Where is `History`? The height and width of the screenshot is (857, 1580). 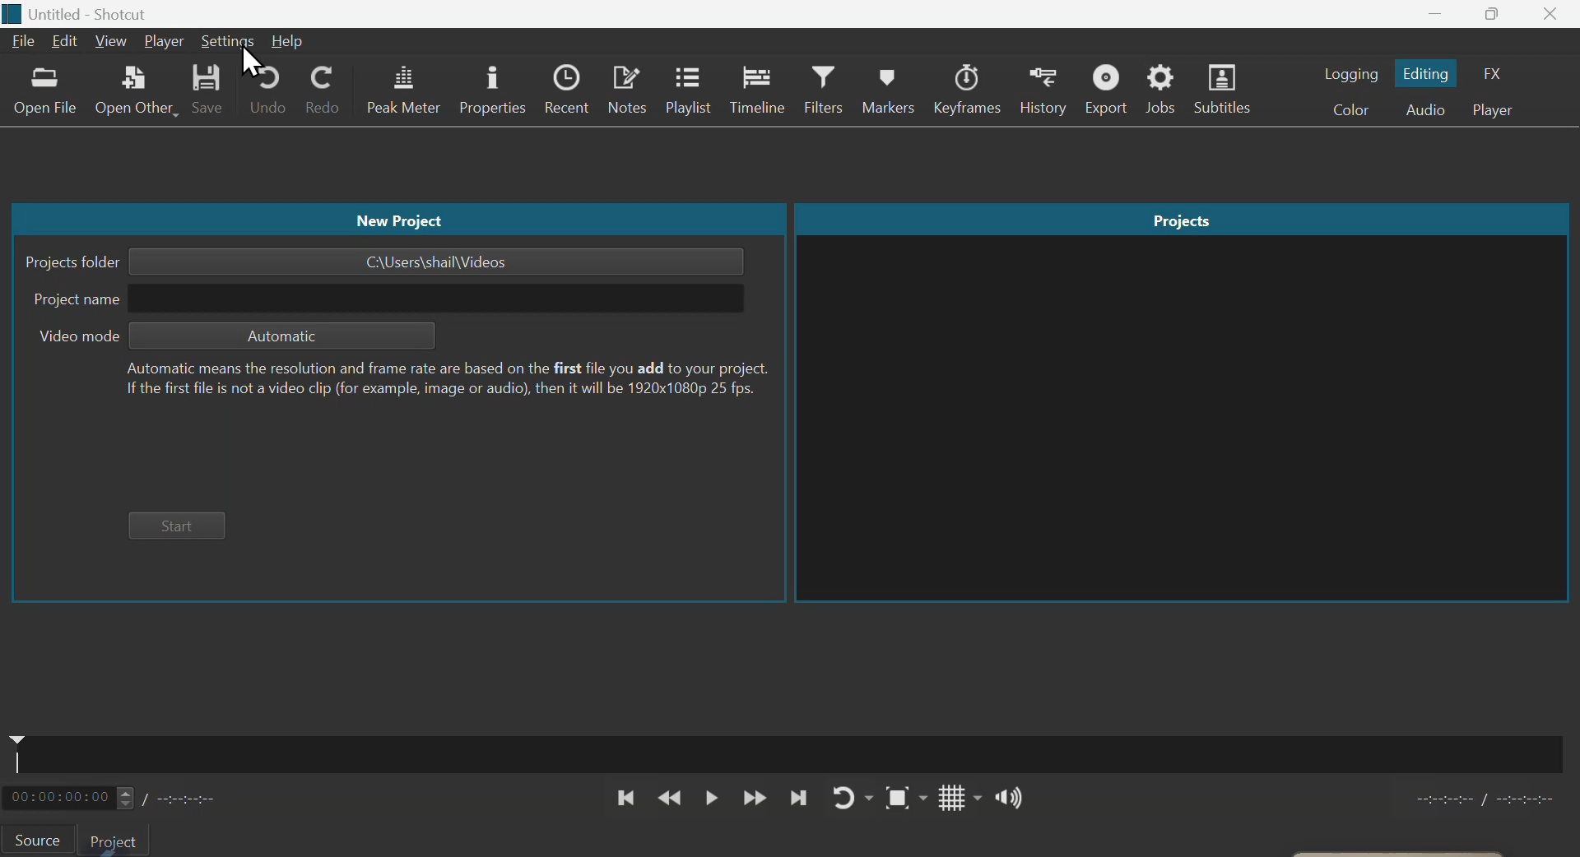
History is located at coordinates (1044, 90).